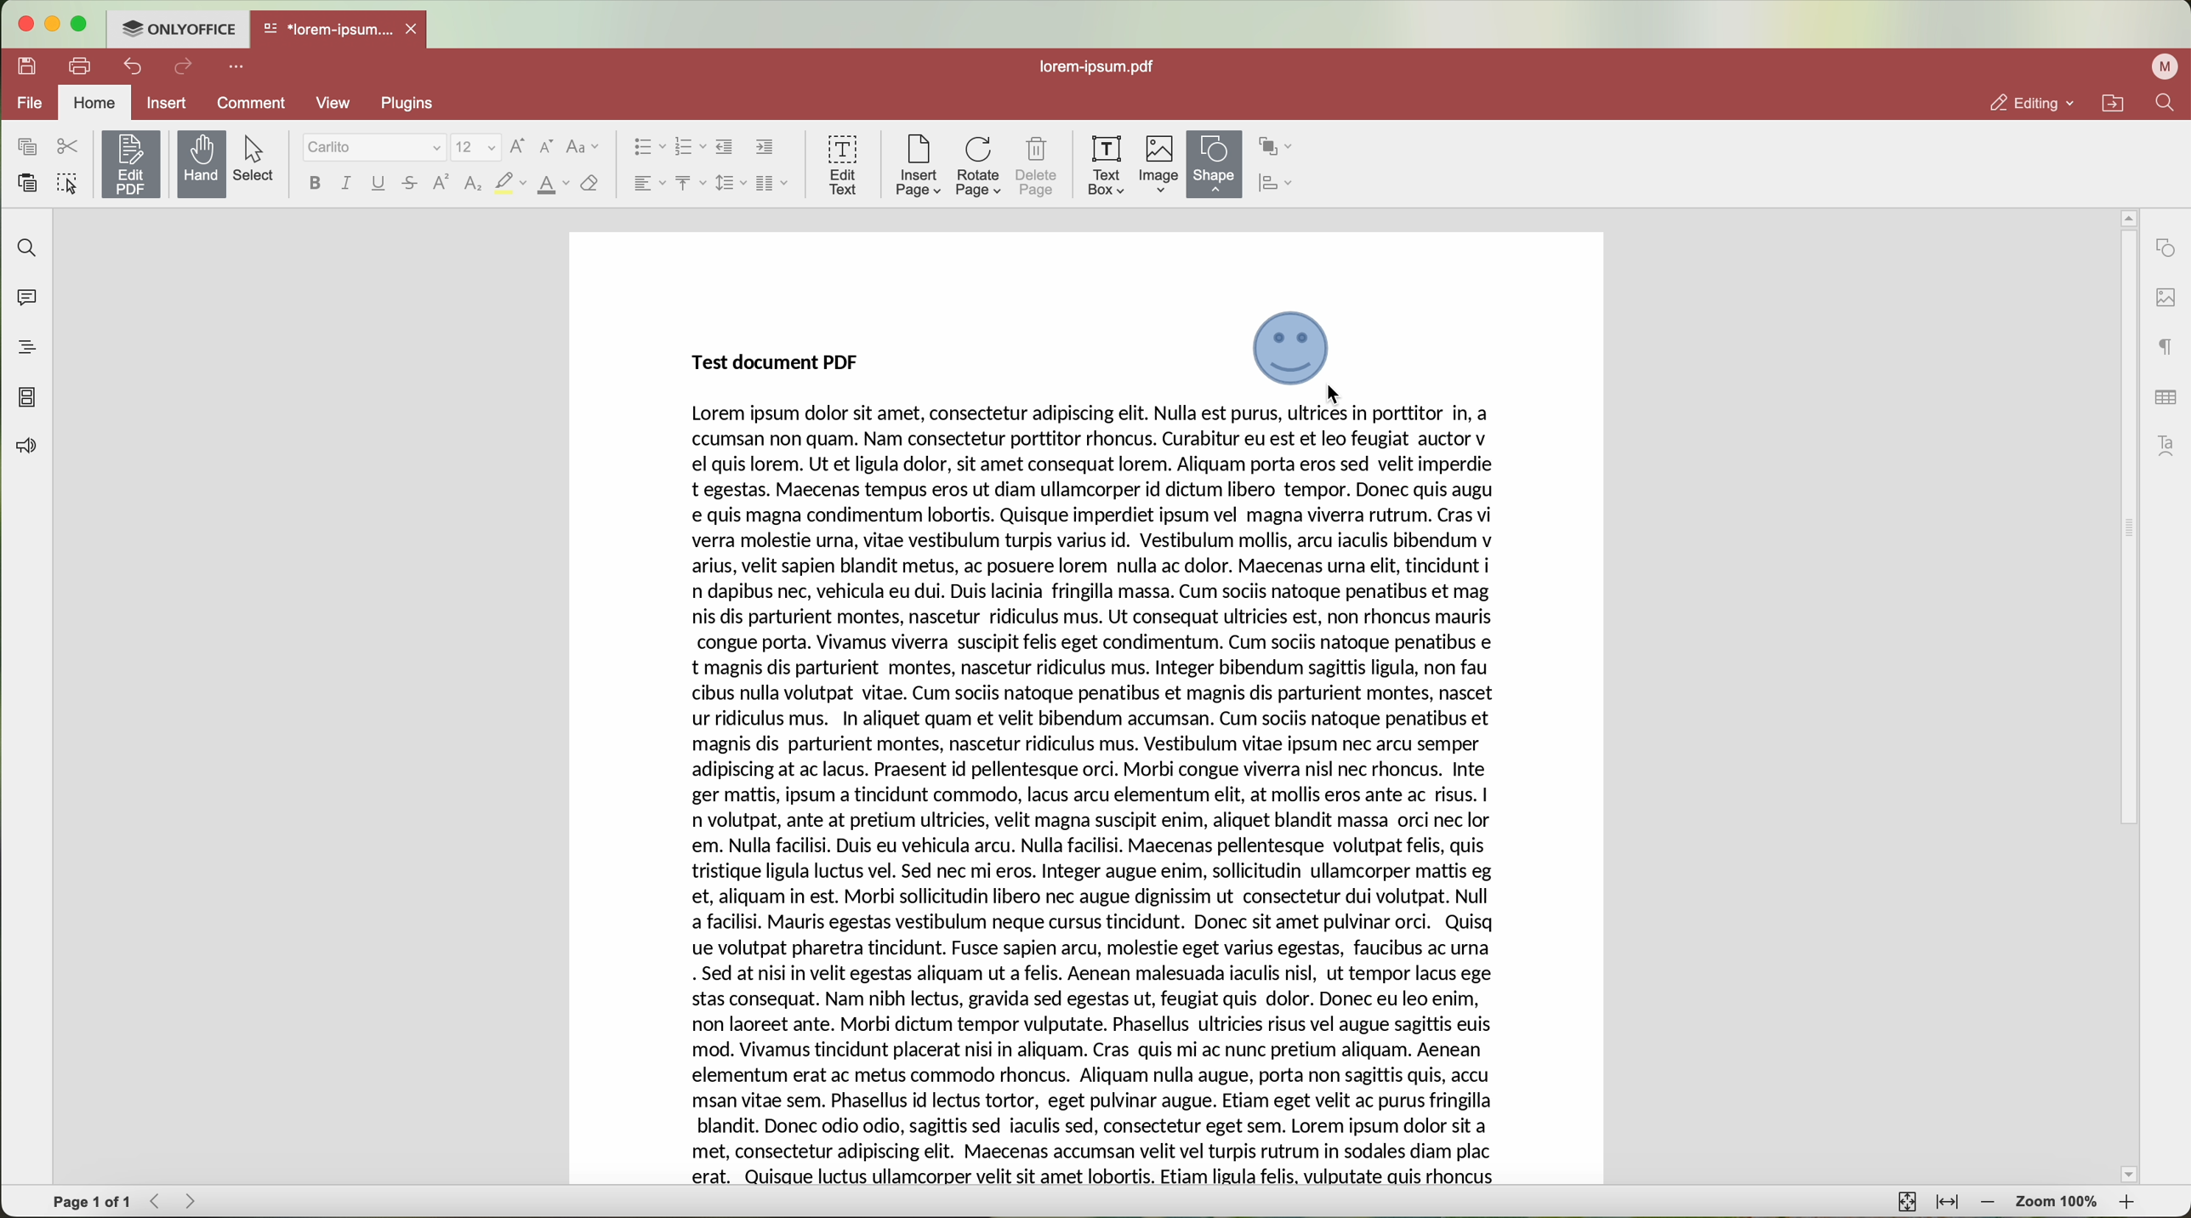 The height and width of the screenshot is (1218, 2191). What do you see at coordinates (333, 101) in the screenshot?
I see `view` at bounding box center [333, 101].